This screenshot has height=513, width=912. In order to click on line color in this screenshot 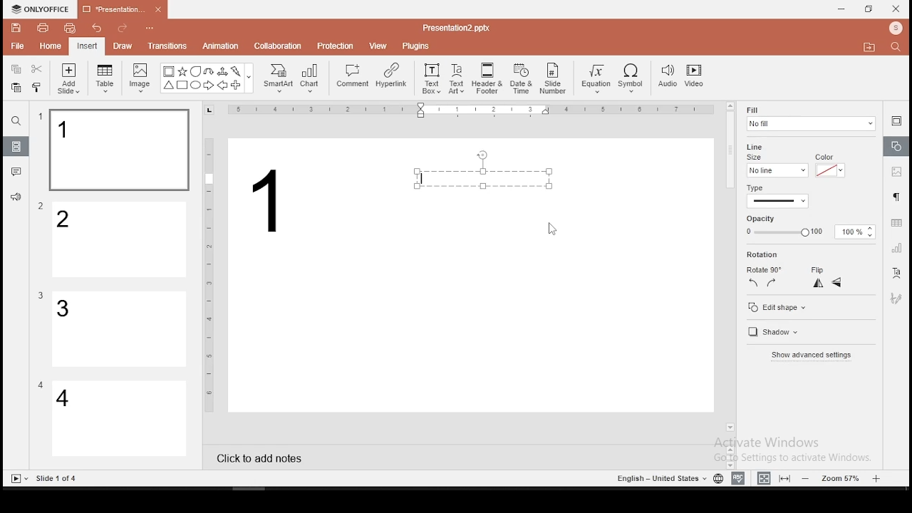, I will do `click(829, 170)`.